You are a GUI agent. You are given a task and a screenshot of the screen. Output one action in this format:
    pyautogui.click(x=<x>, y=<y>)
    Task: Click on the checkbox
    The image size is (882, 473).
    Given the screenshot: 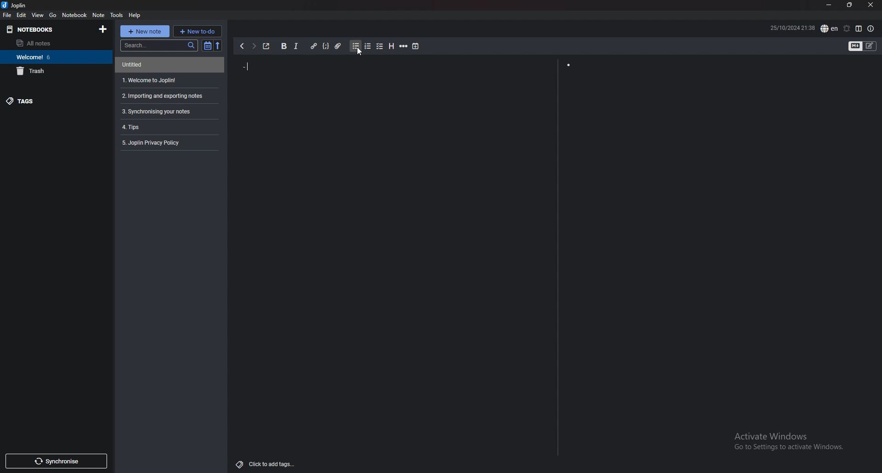 What is the action you would take?
    pyautogui.click(x=378, y=46)
    